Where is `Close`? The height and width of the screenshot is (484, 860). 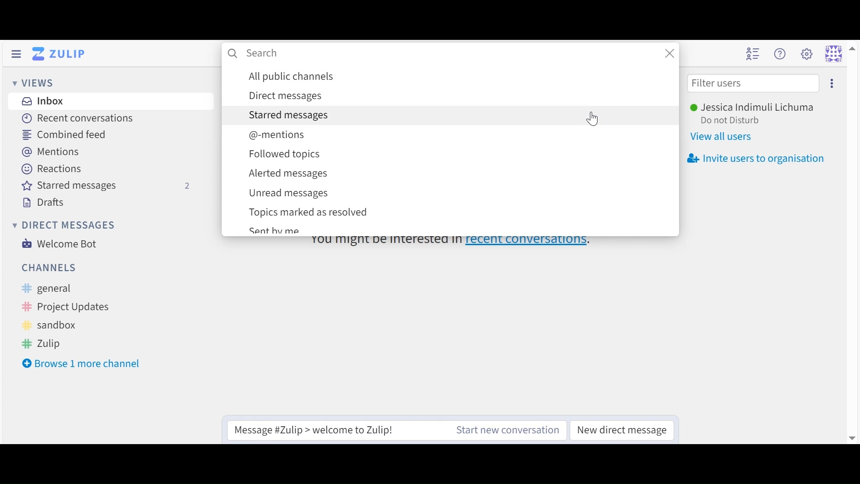
Close is located at coordinates (670, 53).